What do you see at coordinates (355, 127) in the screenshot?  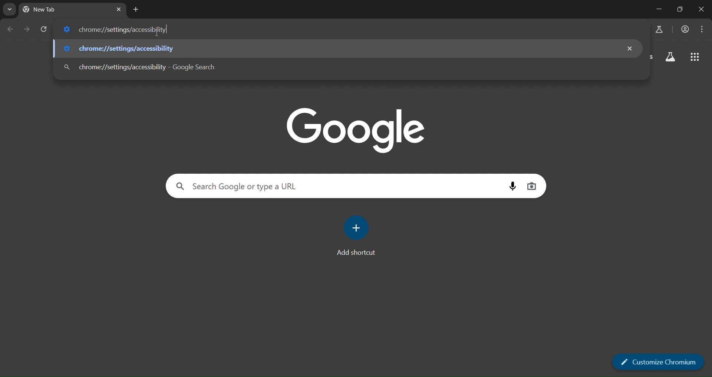 I see `google` at bounding box center [355, 127].